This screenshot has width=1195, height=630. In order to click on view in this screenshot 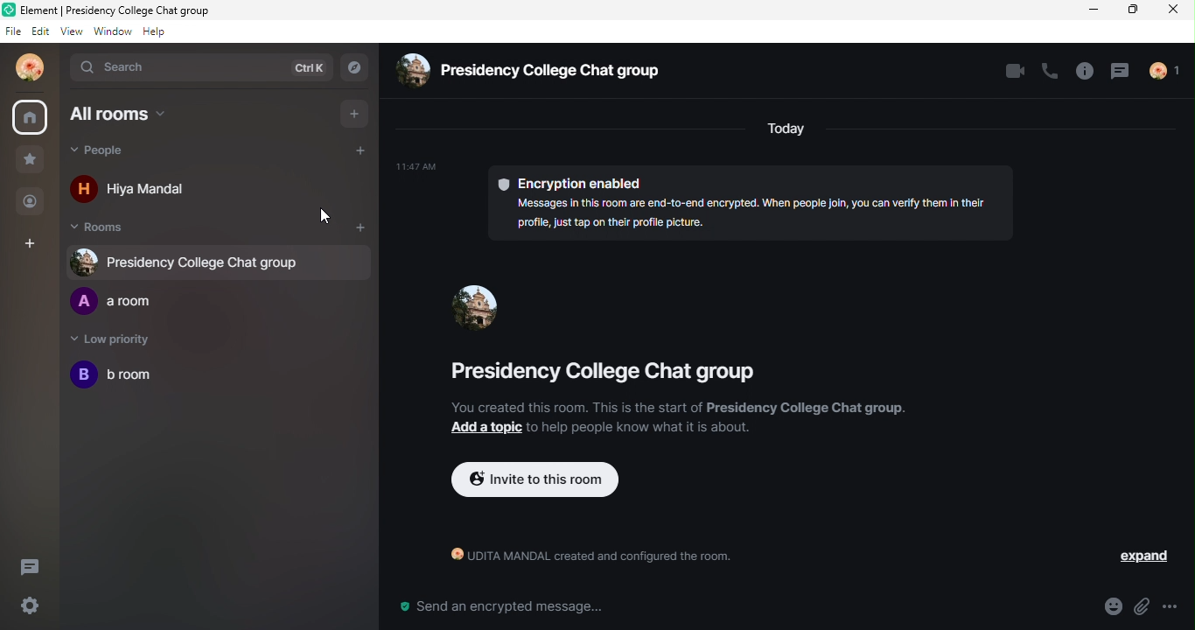, I will do `click(69, 33)`.